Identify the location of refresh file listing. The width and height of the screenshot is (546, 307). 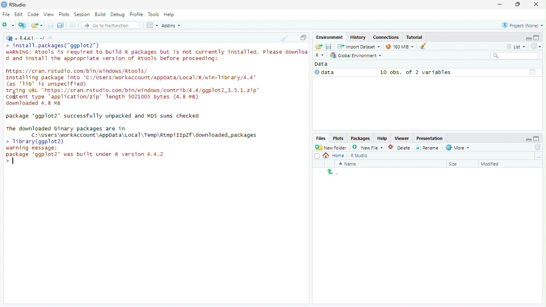
(538, 148).